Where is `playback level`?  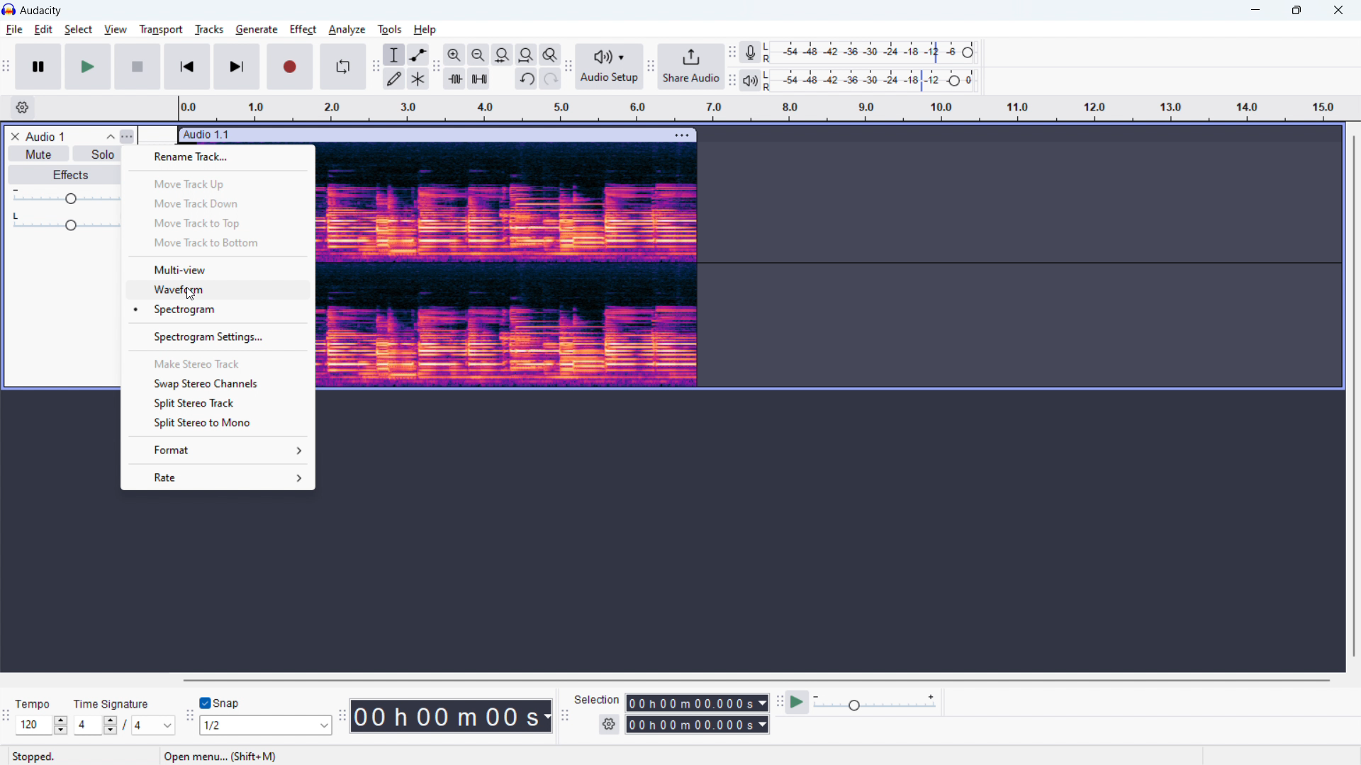 playback level is located at coordinates (875, 80).